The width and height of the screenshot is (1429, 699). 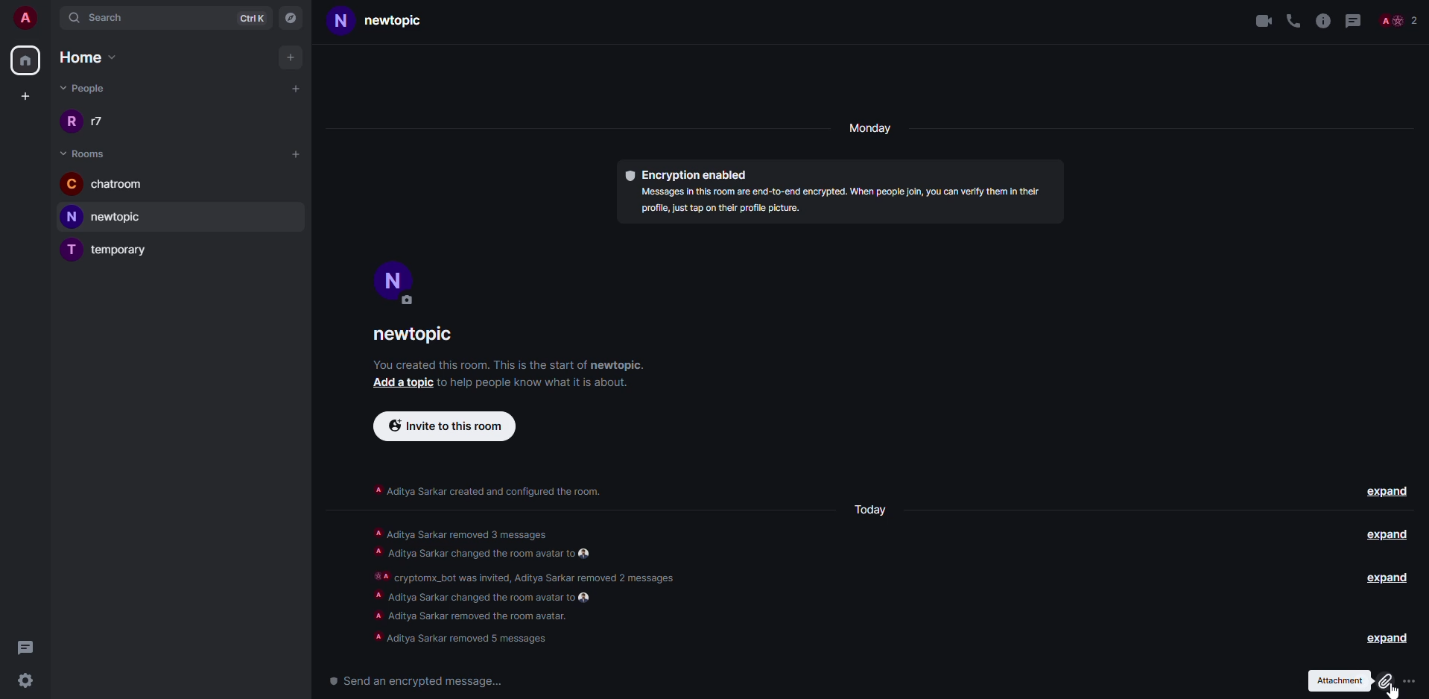 I want to click on cursor, so click(x=1393, y=692).